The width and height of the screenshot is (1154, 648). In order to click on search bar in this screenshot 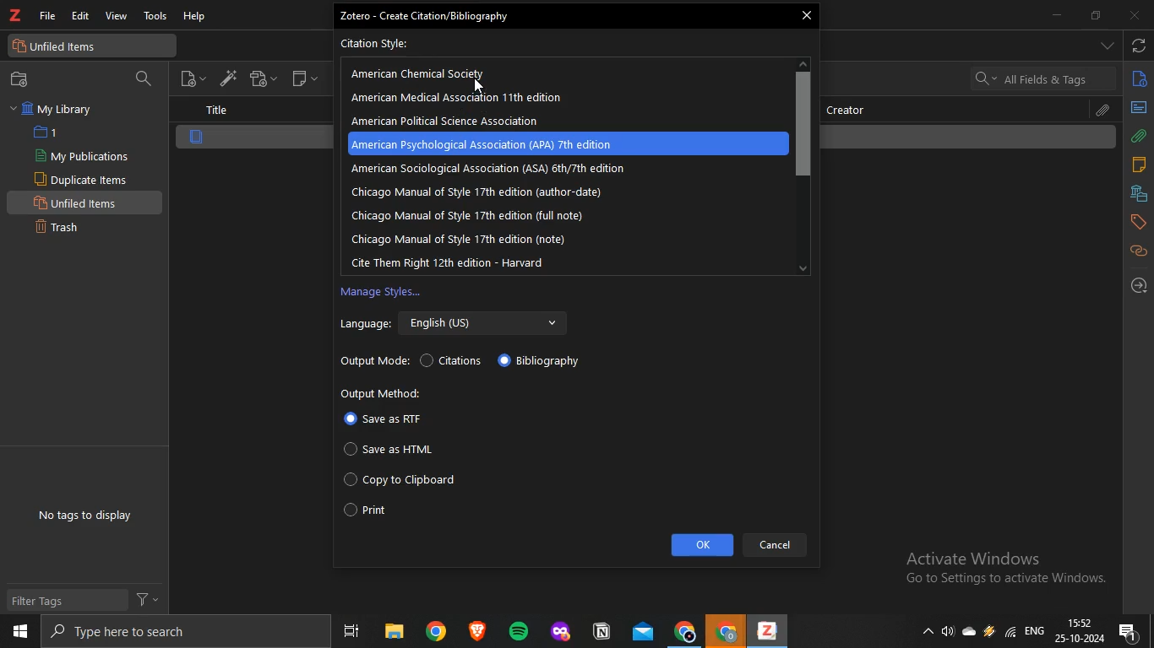, I will do `click(1042, 78)`.